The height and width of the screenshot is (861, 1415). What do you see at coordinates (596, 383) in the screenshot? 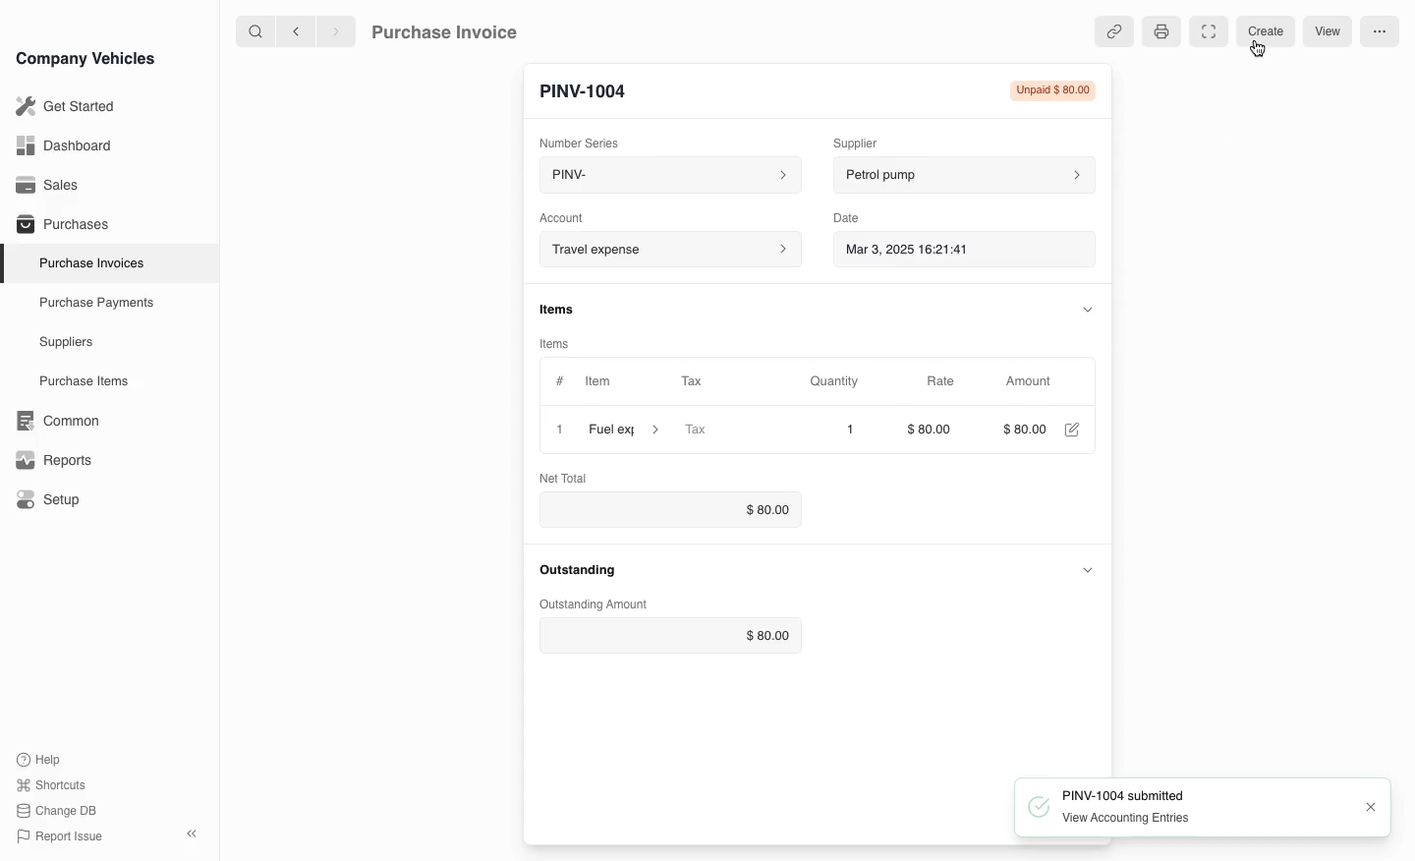
I see `Item` at bounding box center [596, 383].